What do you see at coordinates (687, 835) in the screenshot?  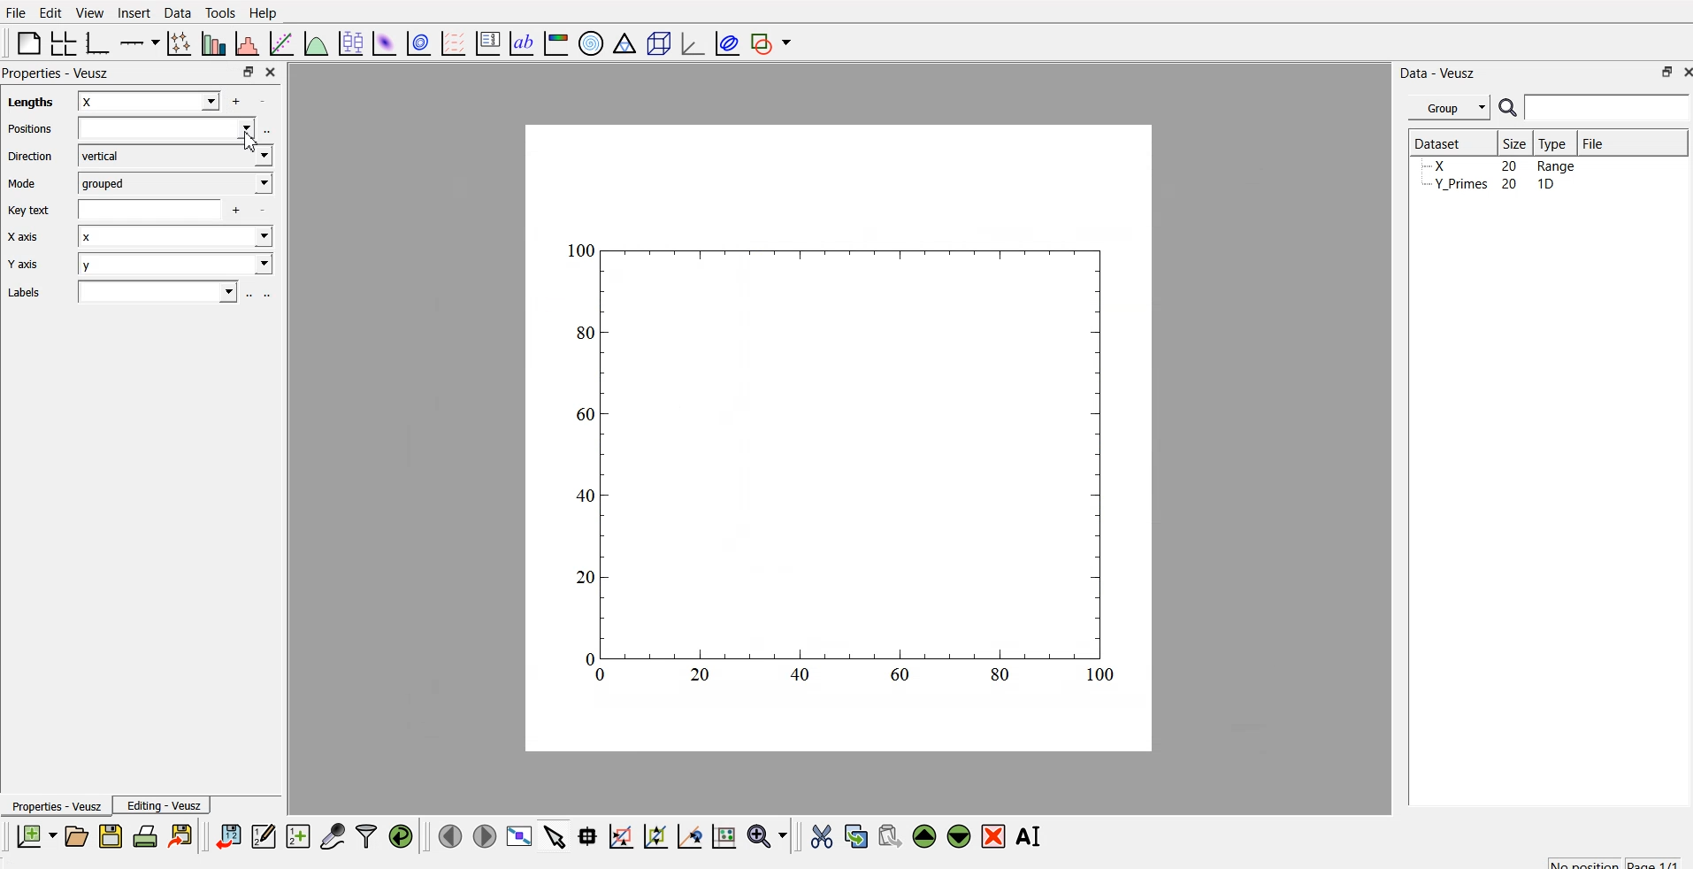 I see `zoom out graph axes` at bounding box center [687, 835].